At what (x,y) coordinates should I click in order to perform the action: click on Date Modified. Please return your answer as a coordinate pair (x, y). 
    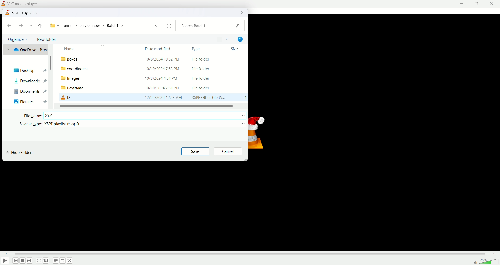
    Looking at the image, I should click on (160, 48).